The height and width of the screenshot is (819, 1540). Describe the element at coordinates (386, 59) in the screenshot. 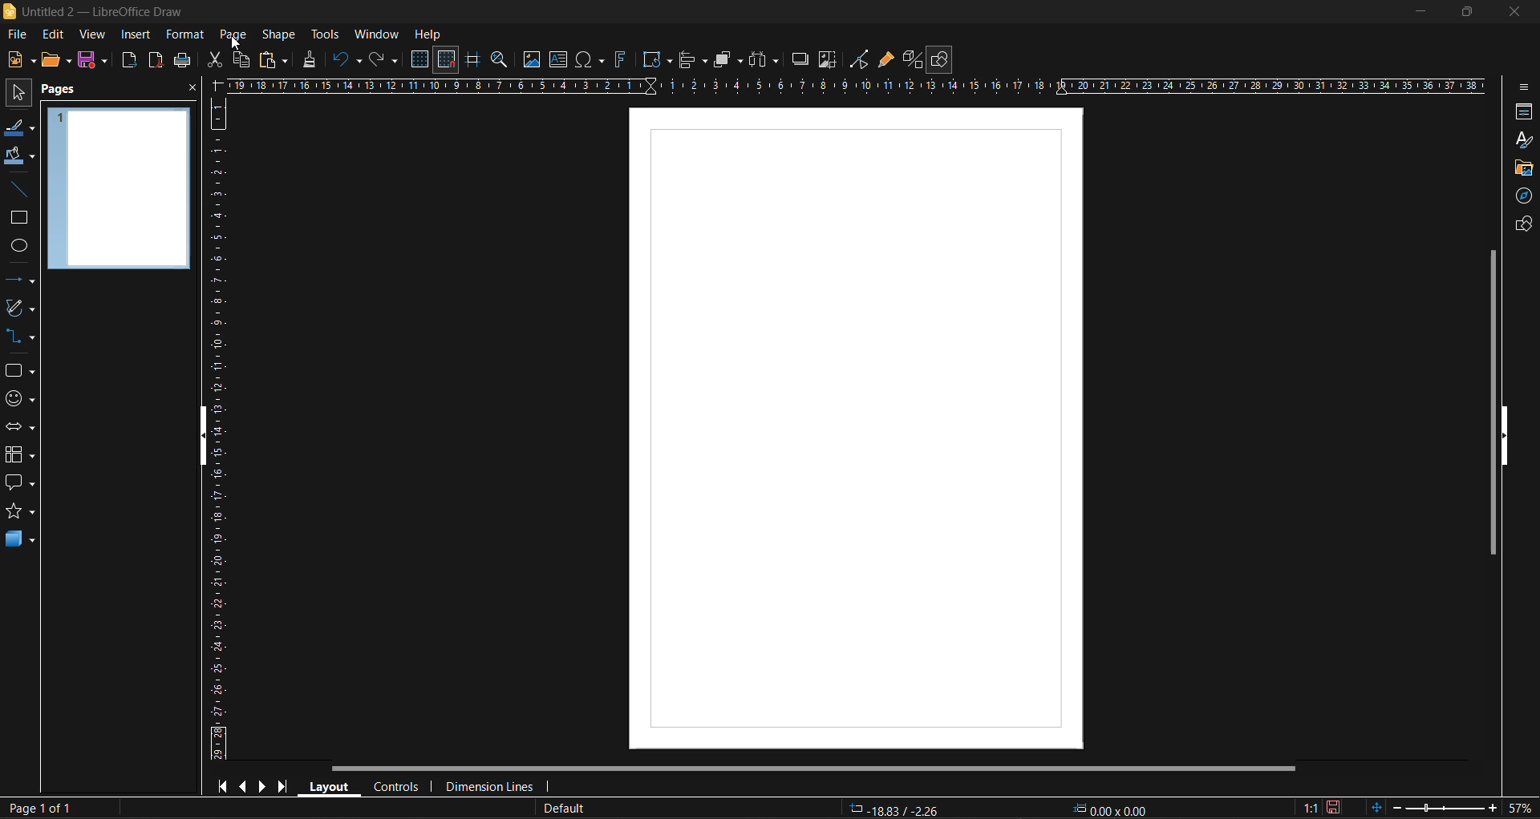

I see `redo` at that location.